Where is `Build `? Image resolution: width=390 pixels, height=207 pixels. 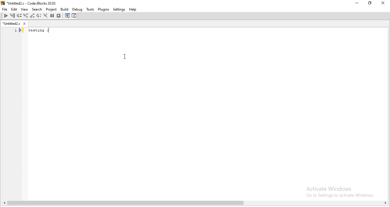
Build  is located at coordinates (65, 9).